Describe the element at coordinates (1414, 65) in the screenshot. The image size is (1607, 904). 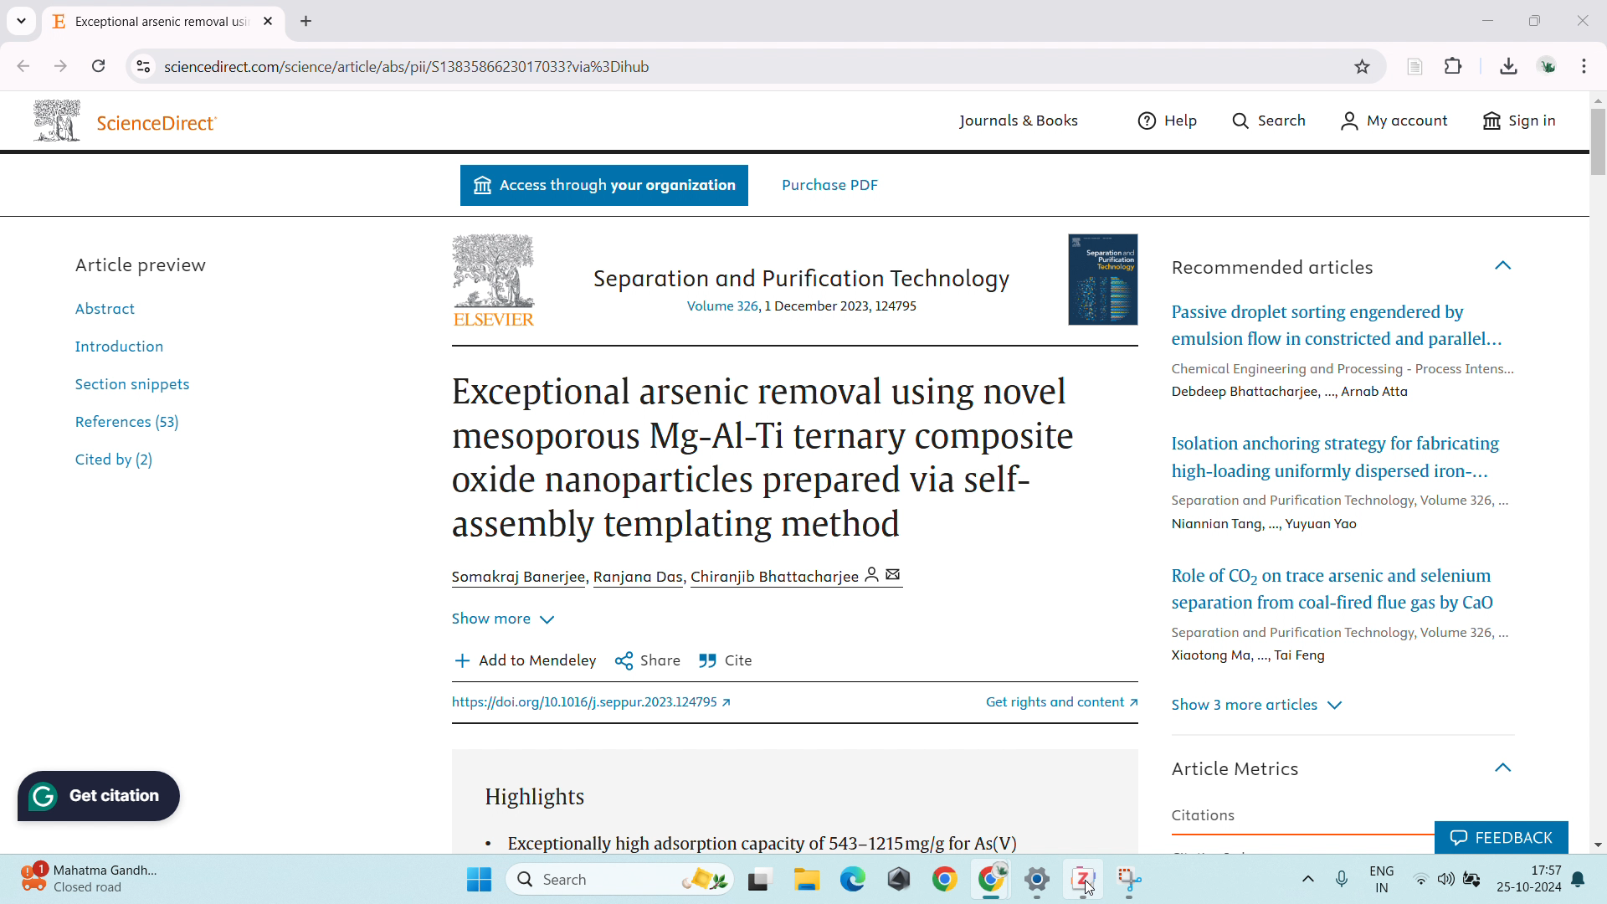
I see `zotero web importer` at that location.